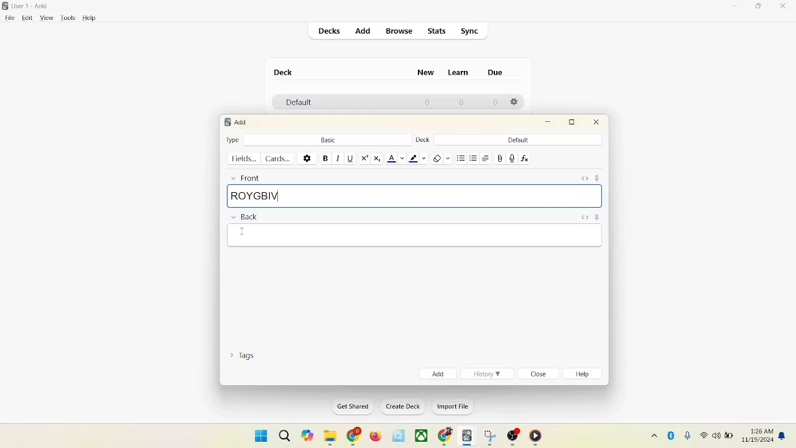 This screenshot has height=448, width=796. I want to click on microphone, so click(685, 434).